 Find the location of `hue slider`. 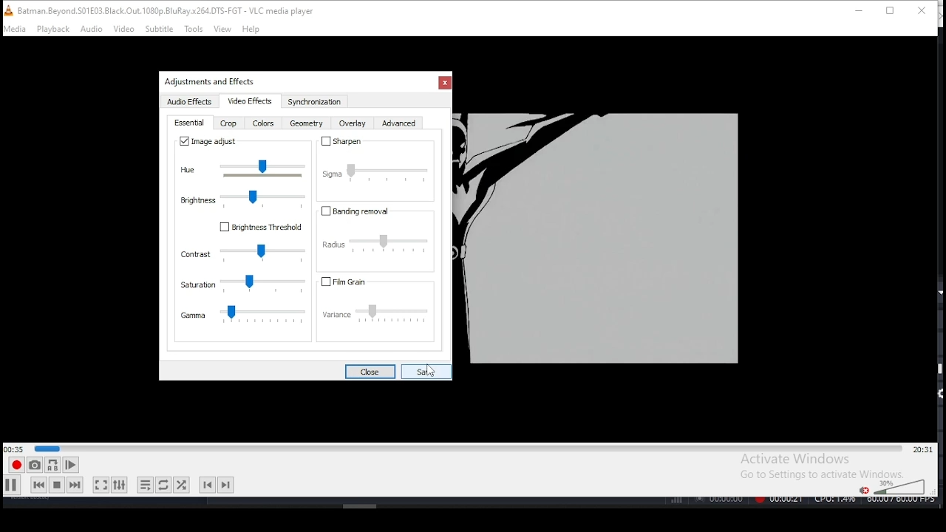

hue slider is located at coordinates (245, 168).